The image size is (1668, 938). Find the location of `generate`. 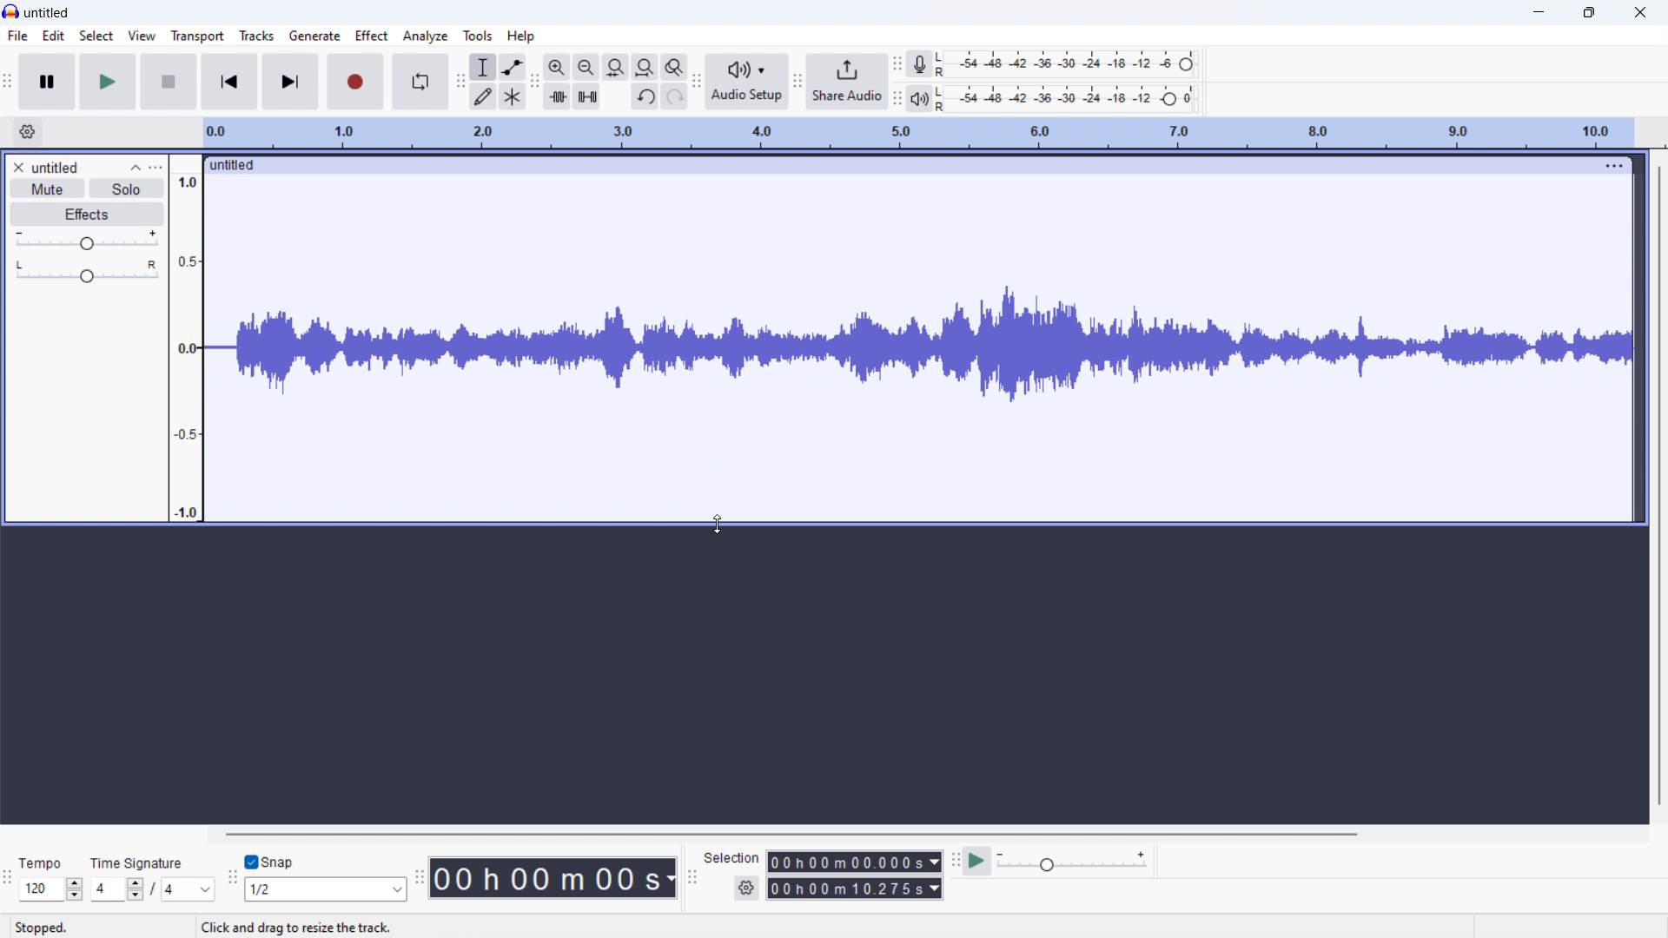

generate is located at coordinates (314, 36).